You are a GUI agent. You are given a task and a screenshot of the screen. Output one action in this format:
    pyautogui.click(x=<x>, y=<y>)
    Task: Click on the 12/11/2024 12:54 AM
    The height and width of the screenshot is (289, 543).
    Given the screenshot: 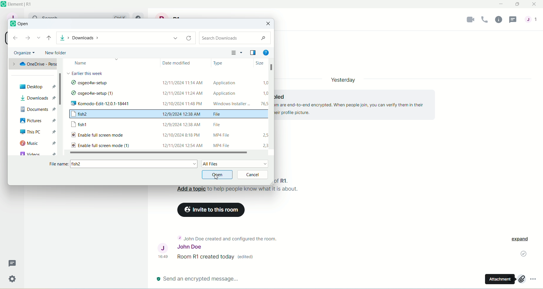 What is the action you would take?
    pyautogui.click(x=182, y=145)
    